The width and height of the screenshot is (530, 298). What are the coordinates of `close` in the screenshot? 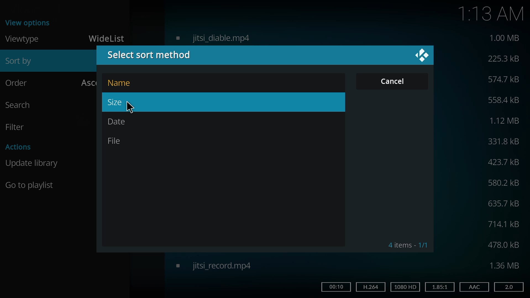 It's located at (423, 55).